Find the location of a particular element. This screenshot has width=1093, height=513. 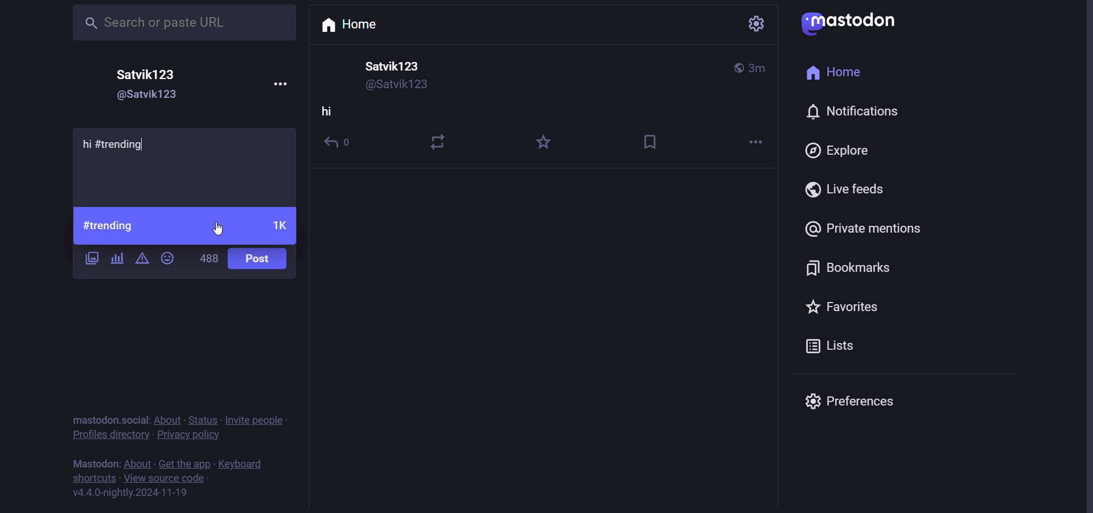

hi #trending is located at coordinates (123, 144).